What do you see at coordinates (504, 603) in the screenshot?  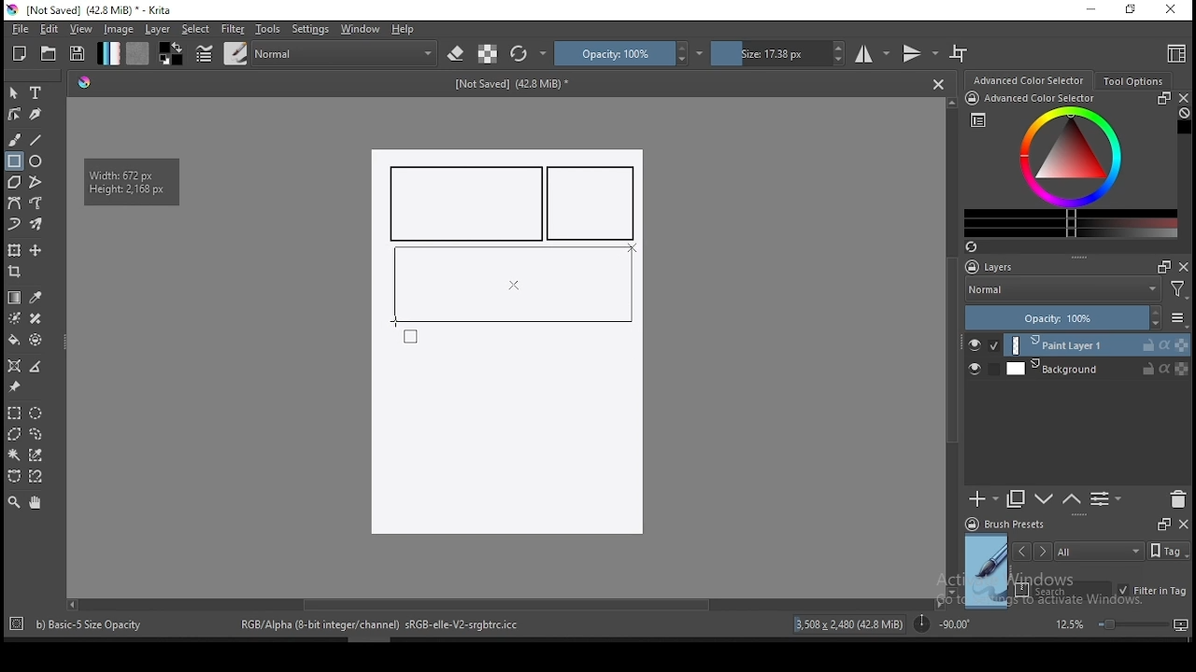 I see `scroll bar` at bounding box center [504, 603].